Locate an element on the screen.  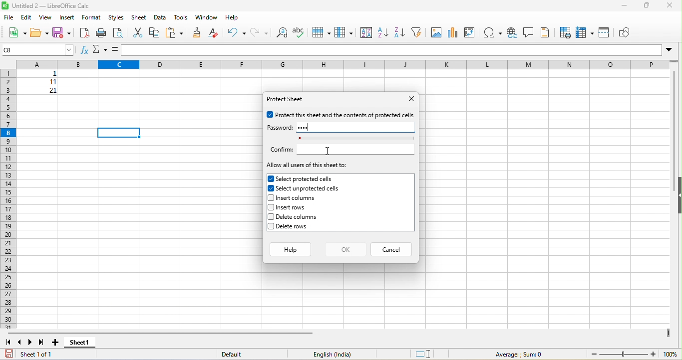
insert rows is located at coordinates (305, 207).